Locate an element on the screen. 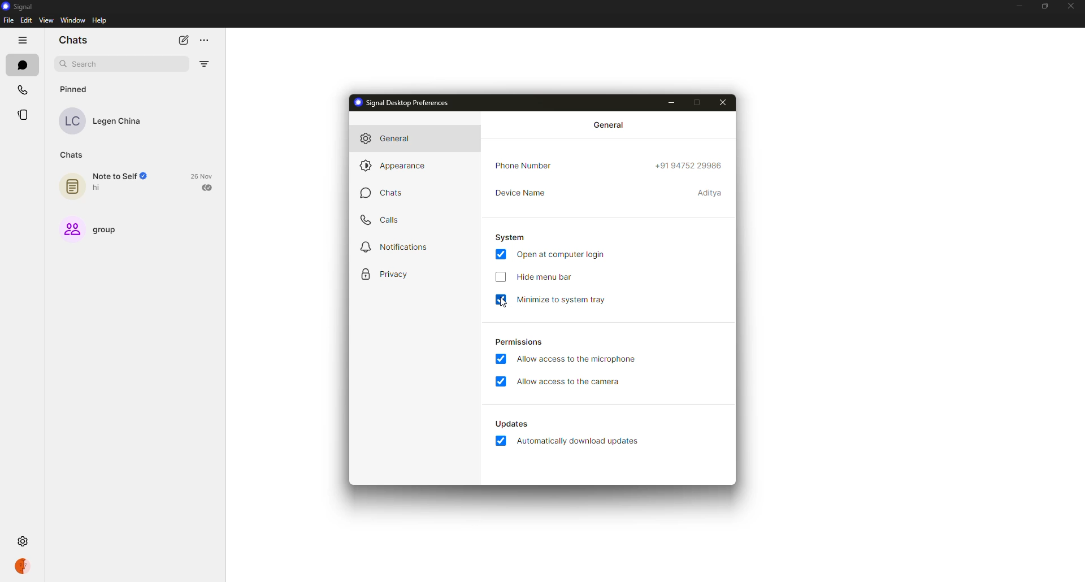  chats is located at coordinates (21, 64).